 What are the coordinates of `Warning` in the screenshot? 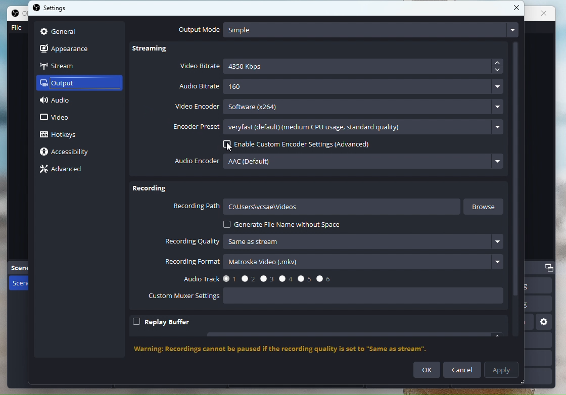 It's located at (291, 350).